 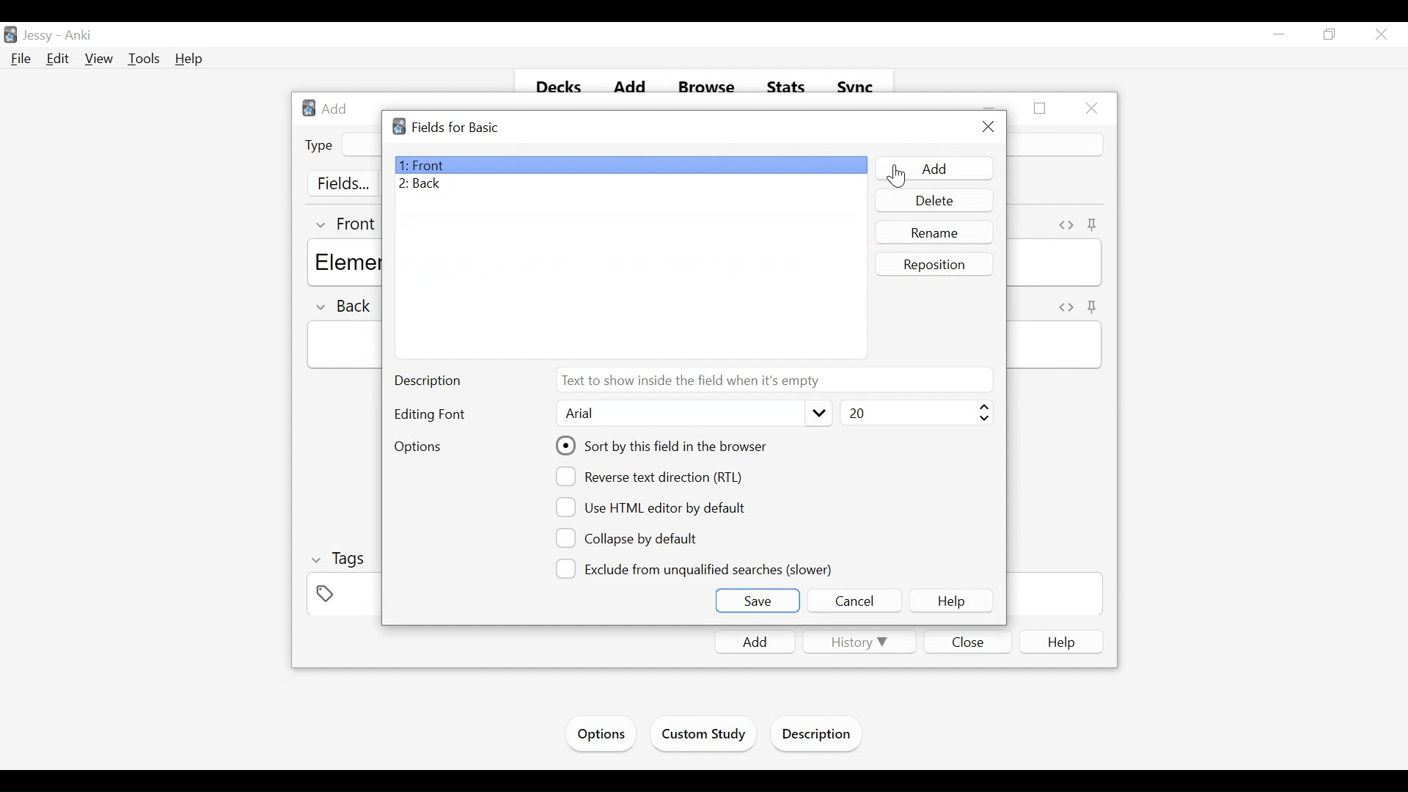 I want to click on Description, so click(x=820, y=736).